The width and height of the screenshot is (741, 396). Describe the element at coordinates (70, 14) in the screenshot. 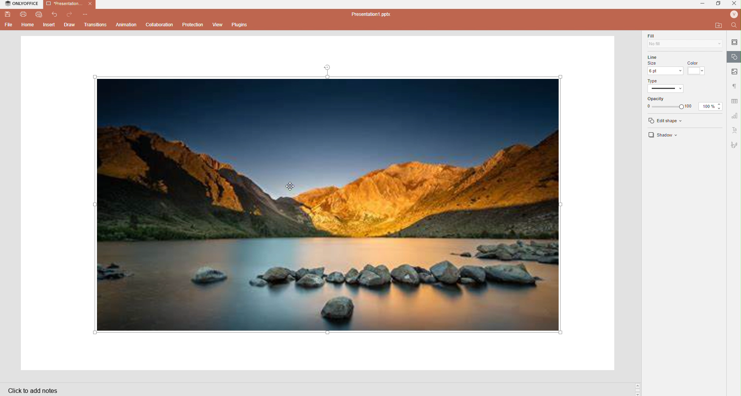

I see `Redo` at that location.